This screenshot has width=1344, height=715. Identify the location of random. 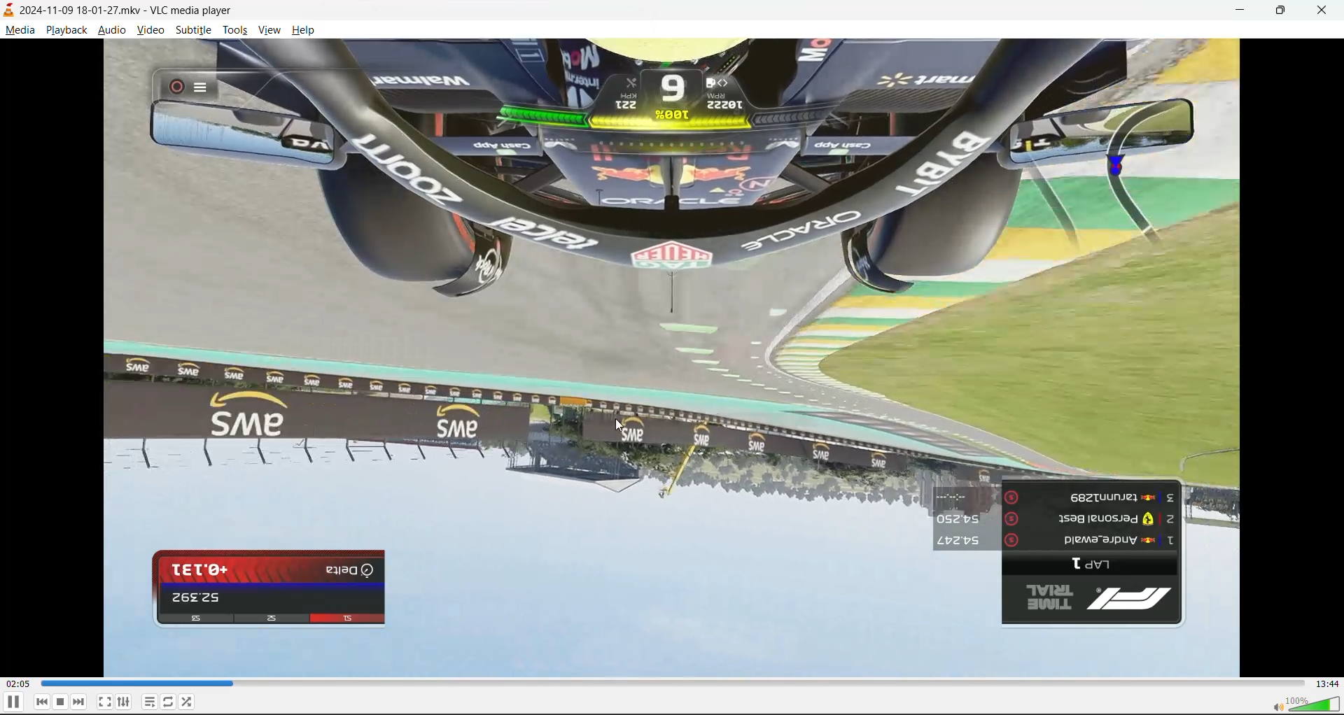
(188, 701).